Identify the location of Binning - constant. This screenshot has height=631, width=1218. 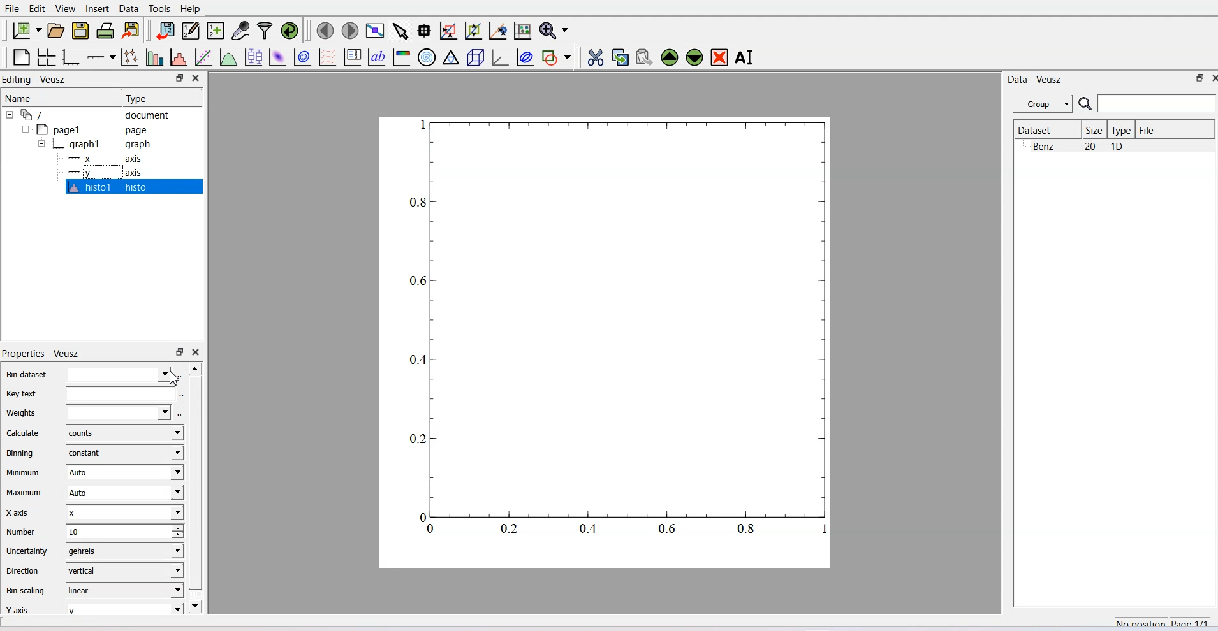
(93, 452).